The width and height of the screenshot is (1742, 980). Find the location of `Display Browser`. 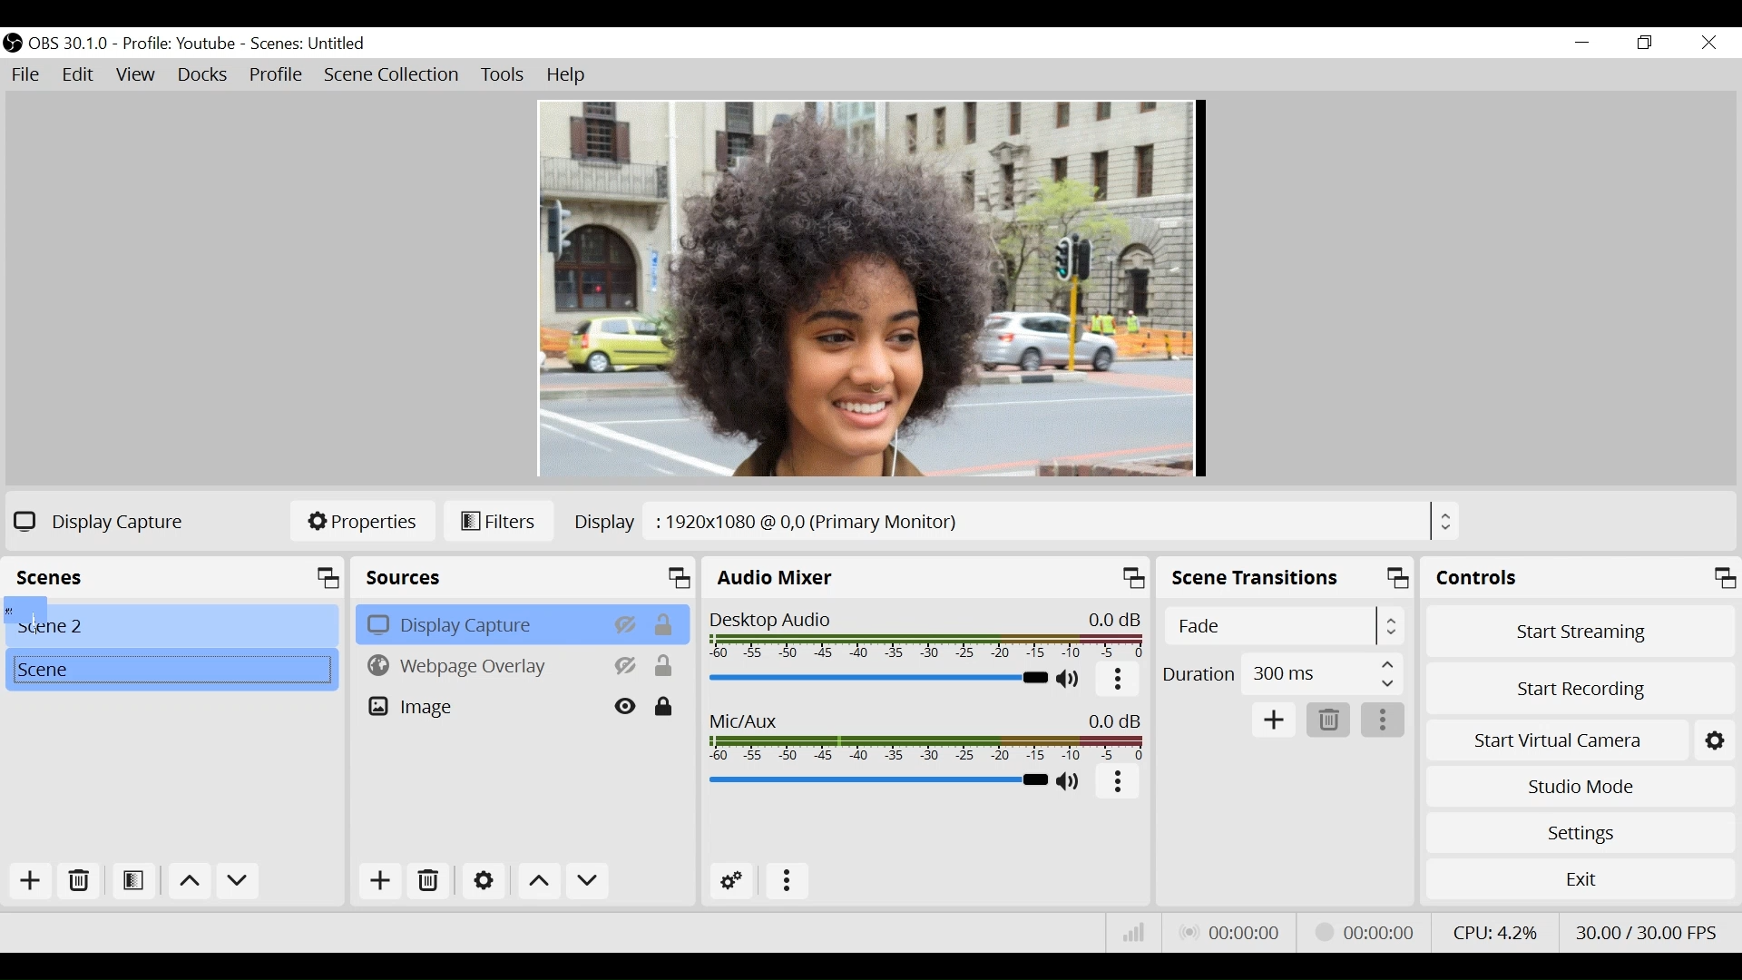

Display Browser is located at coordinates (1015, 520).